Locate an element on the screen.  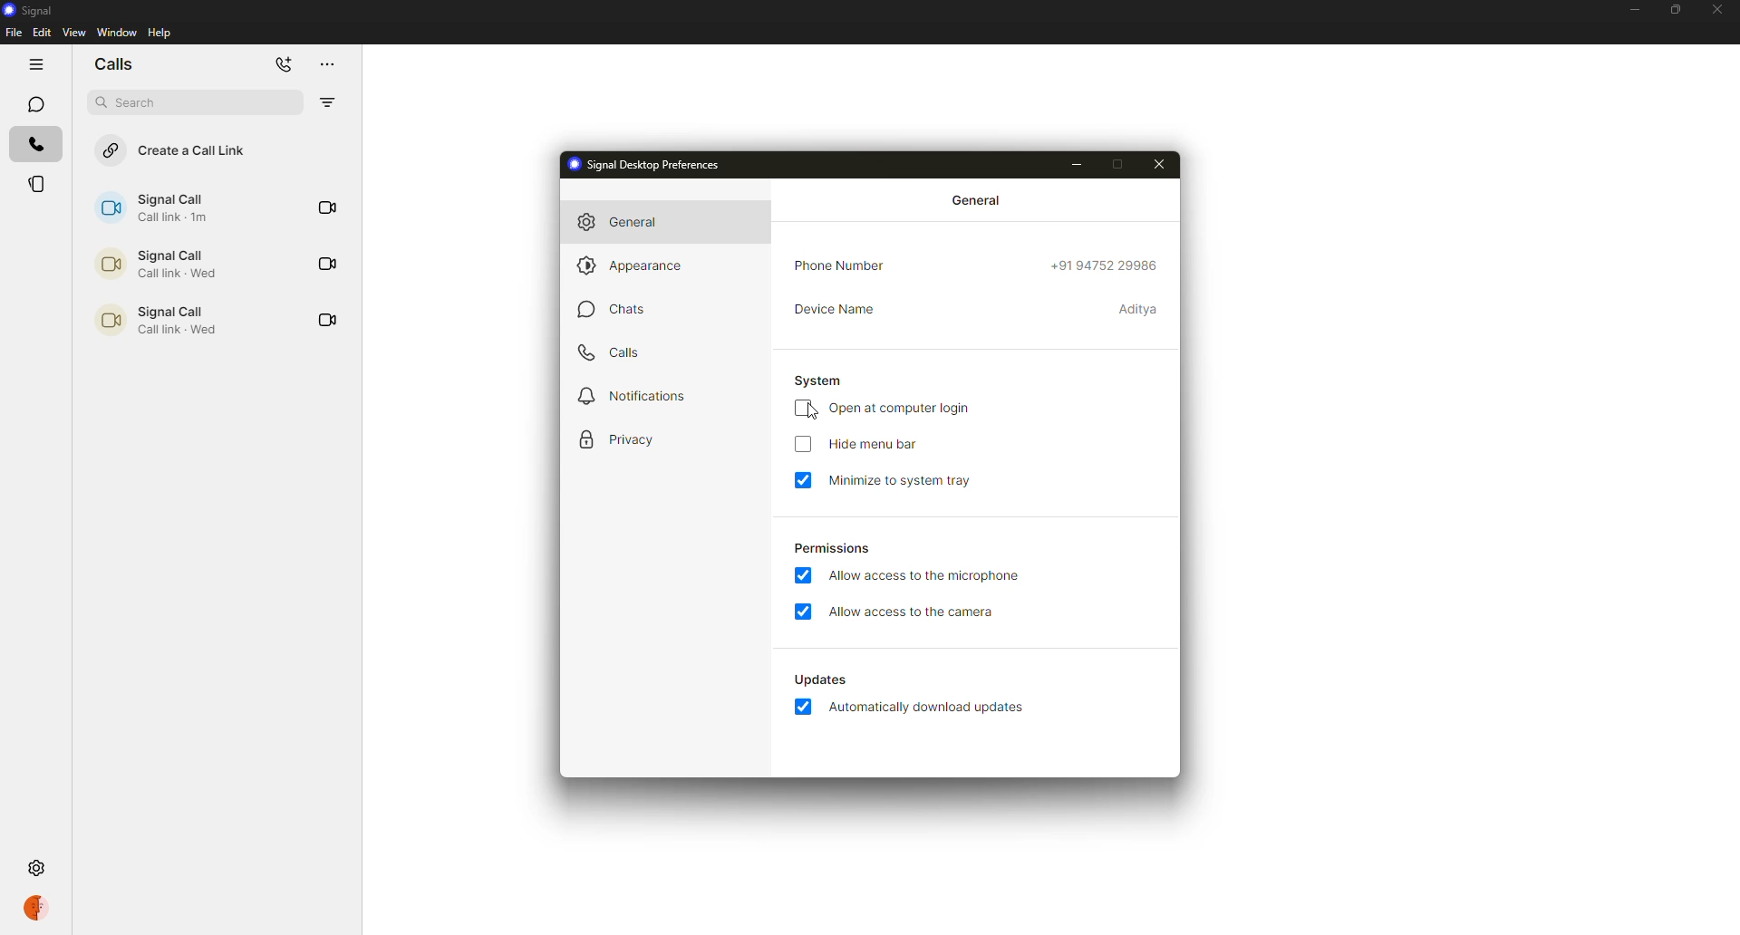
call link is located at coordinates (152, 264).